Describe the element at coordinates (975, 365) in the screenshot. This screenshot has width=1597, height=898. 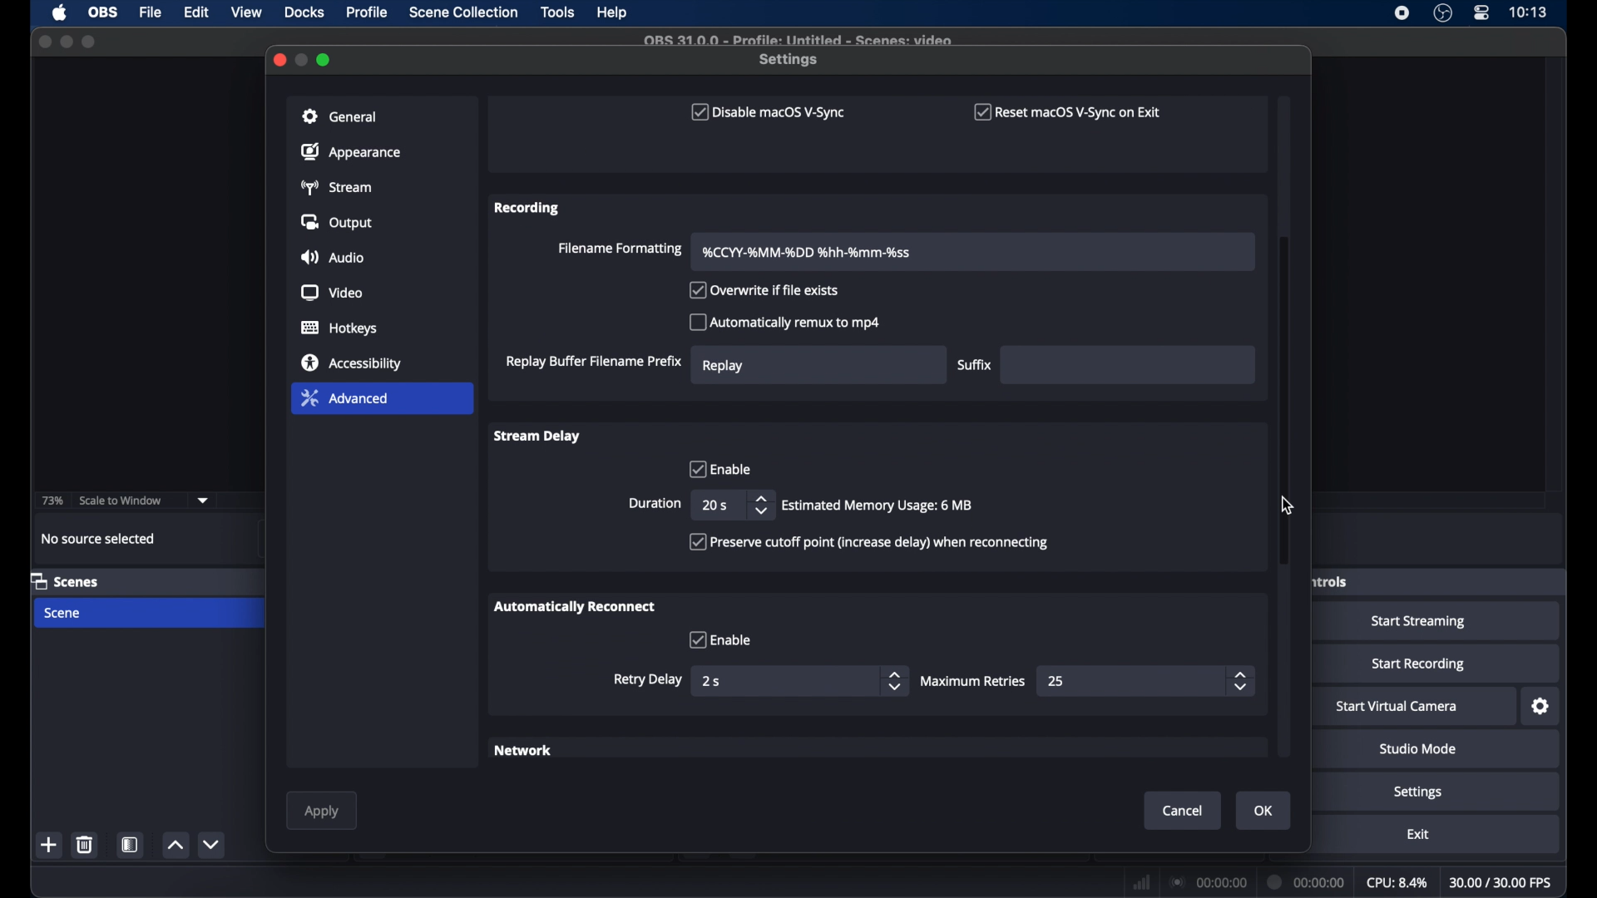
I see `suffix` at that location.